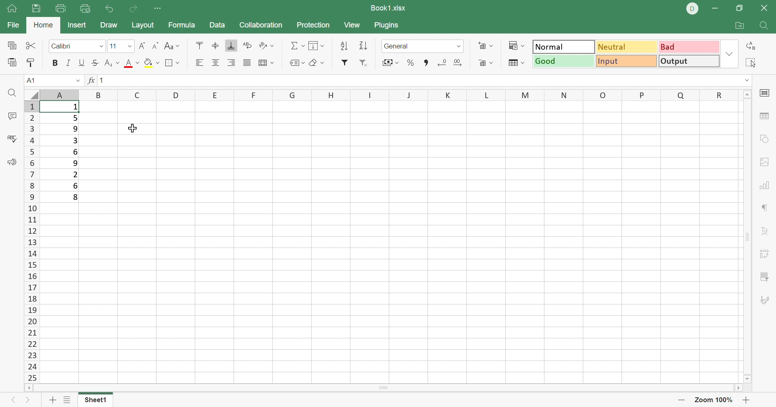  What do you see at coordinates (12, 11) in the screenshot?
I see `Home` at bounding box center [12, 11].